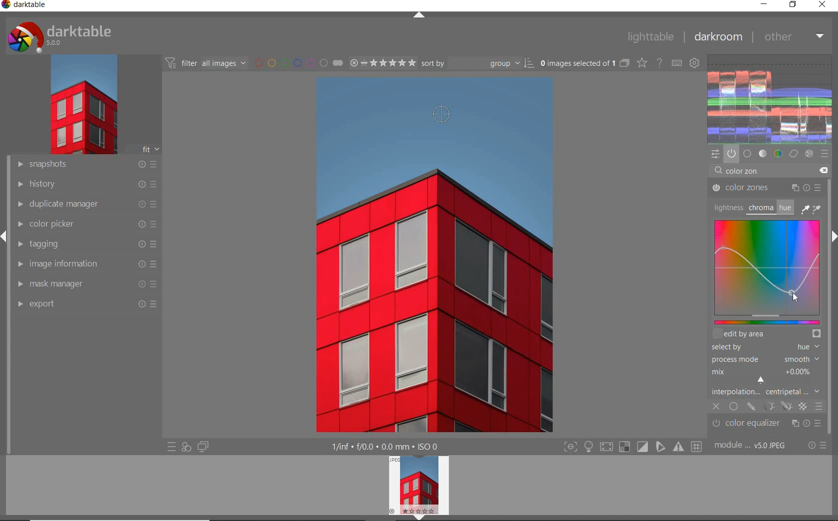 The image size is (838, 521). What do you see at coordinates (85, 264) in the screenshot?
I see `image information` at bounding box center [85, 264].